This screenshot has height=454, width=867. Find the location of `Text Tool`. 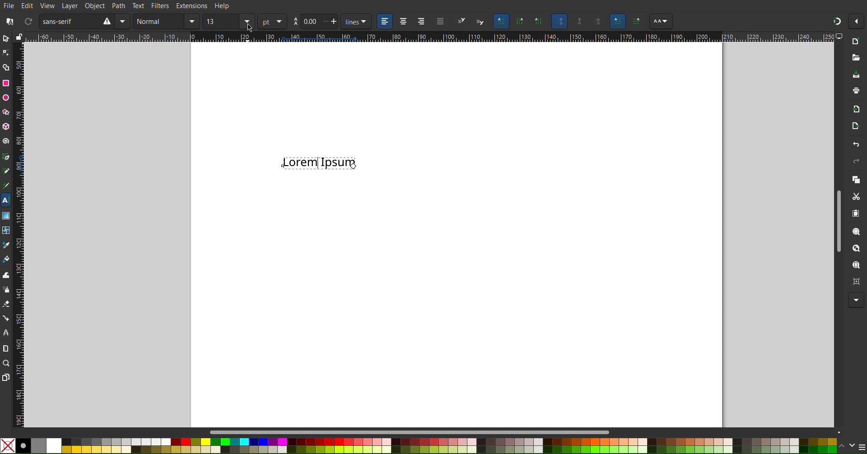

Text Tool is located at coordinates (6, 200).